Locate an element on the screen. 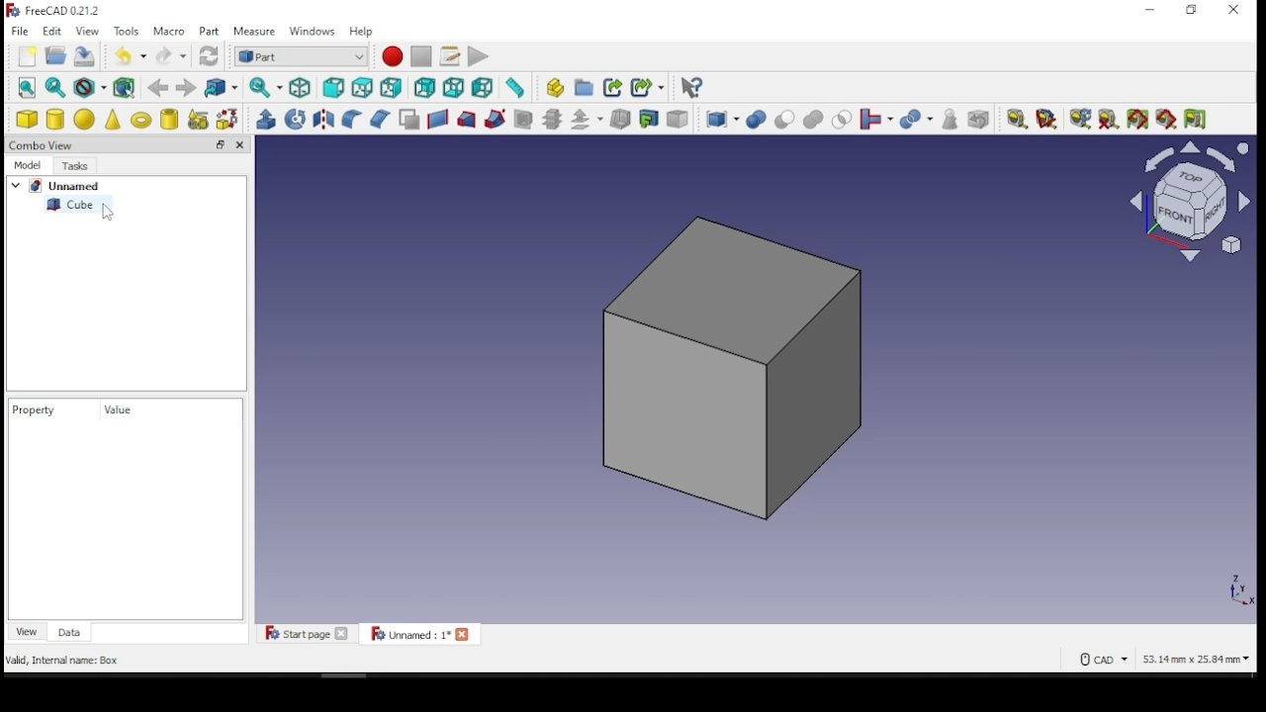 The image size is (1266, 712). fillet is located at coordinates (351, 119).